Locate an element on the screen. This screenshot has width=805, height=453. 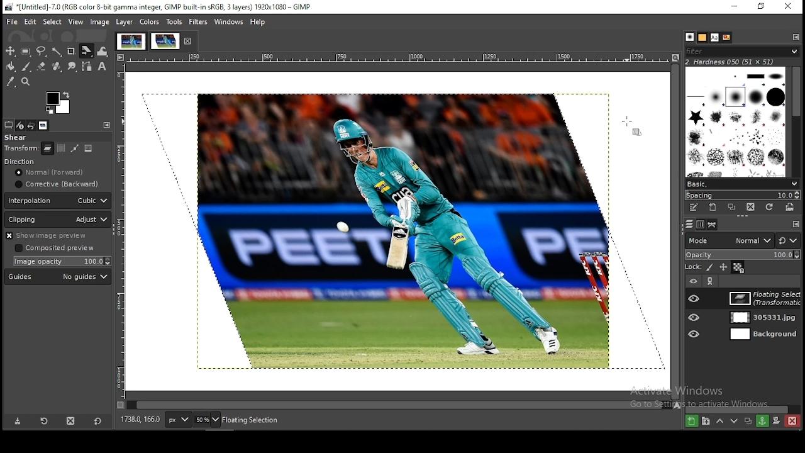
scroll bar is located at coordinates (796, 120).